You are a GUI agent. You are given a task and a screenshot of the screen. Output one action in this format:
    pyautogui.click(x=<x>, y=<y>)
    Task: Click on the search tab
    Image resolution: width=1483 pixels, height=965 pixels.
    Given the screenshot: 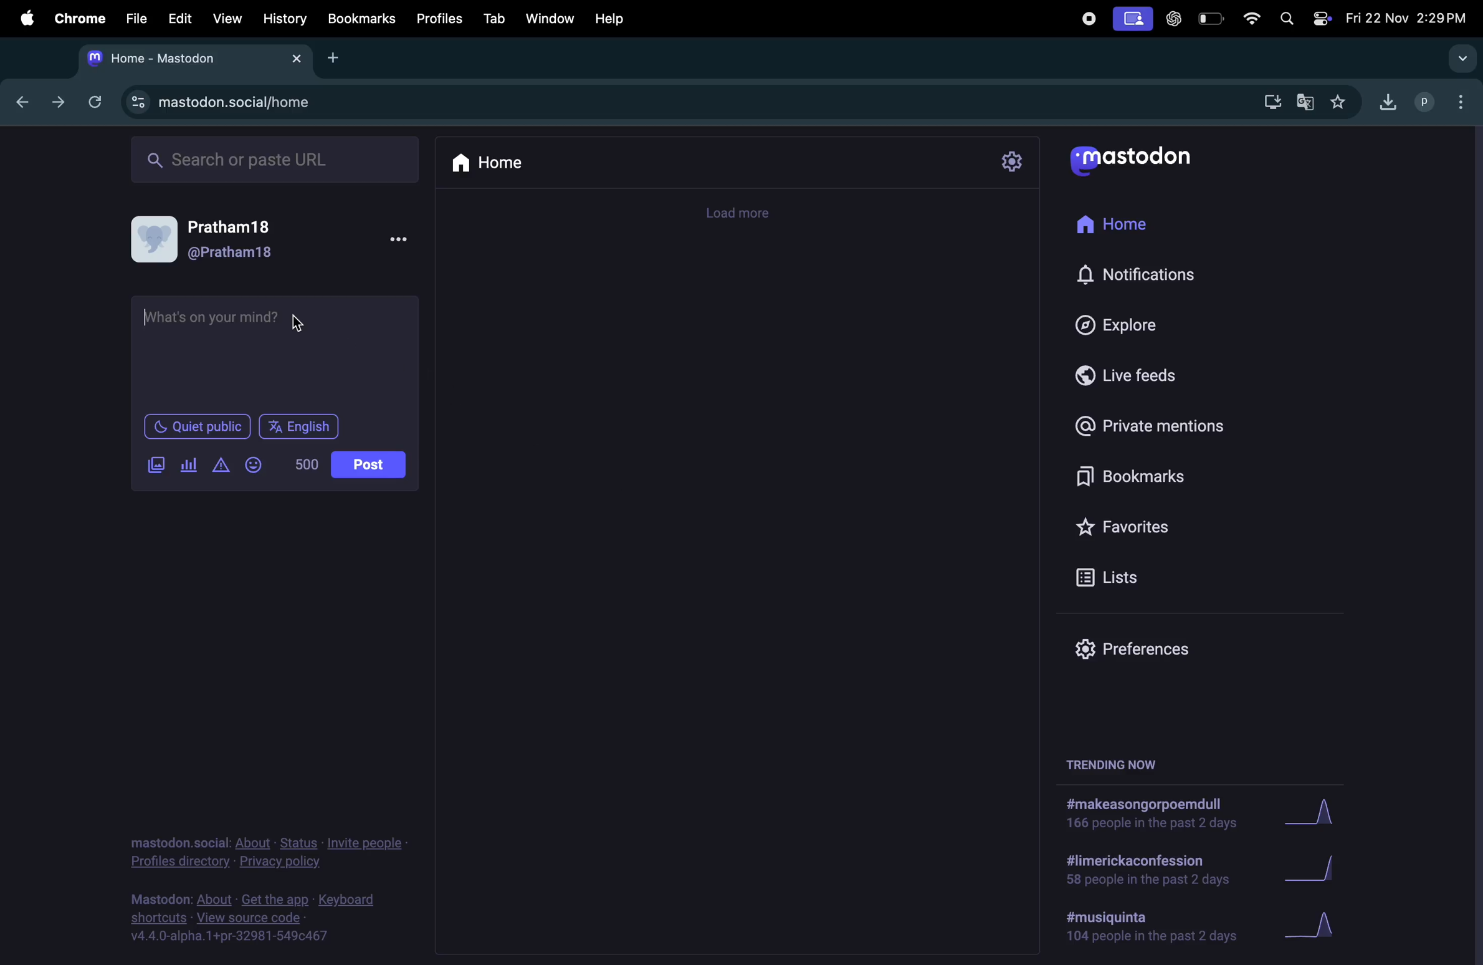 What is the action you would take?
    pyautogui.click(x=1461, y=57)
    